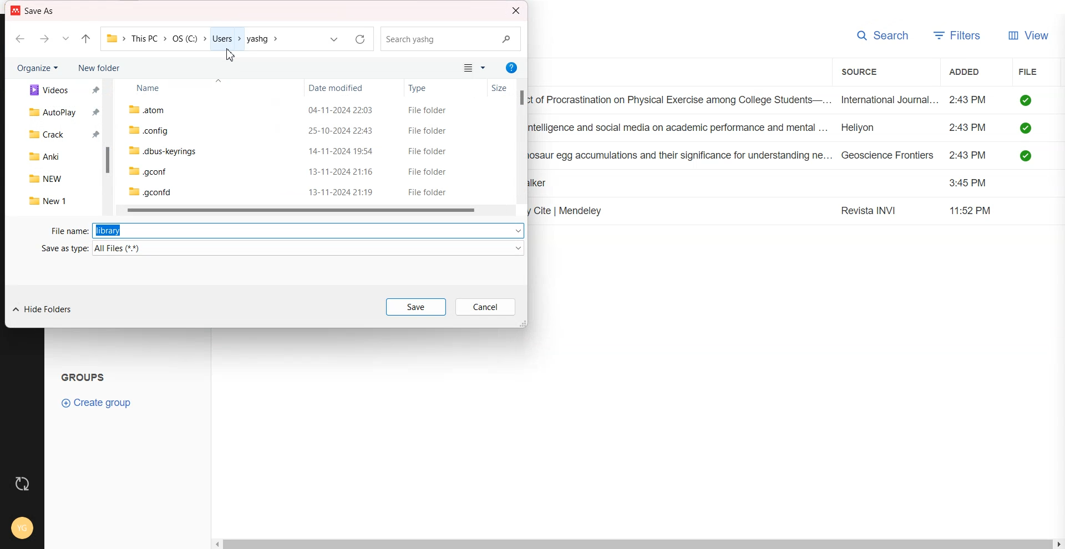  What do you see at coordinates (638, 543) in the screenshot?
I see `Horizontal scroll bar` at bounding box center [638, 543].